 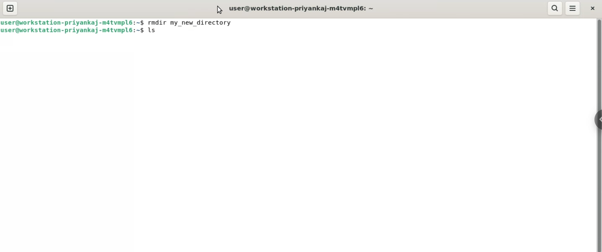 What do you see at coordinates (190, 22) in the screenshot?
I see `rmdir my_new_directory` at bounding box center [190, 22].